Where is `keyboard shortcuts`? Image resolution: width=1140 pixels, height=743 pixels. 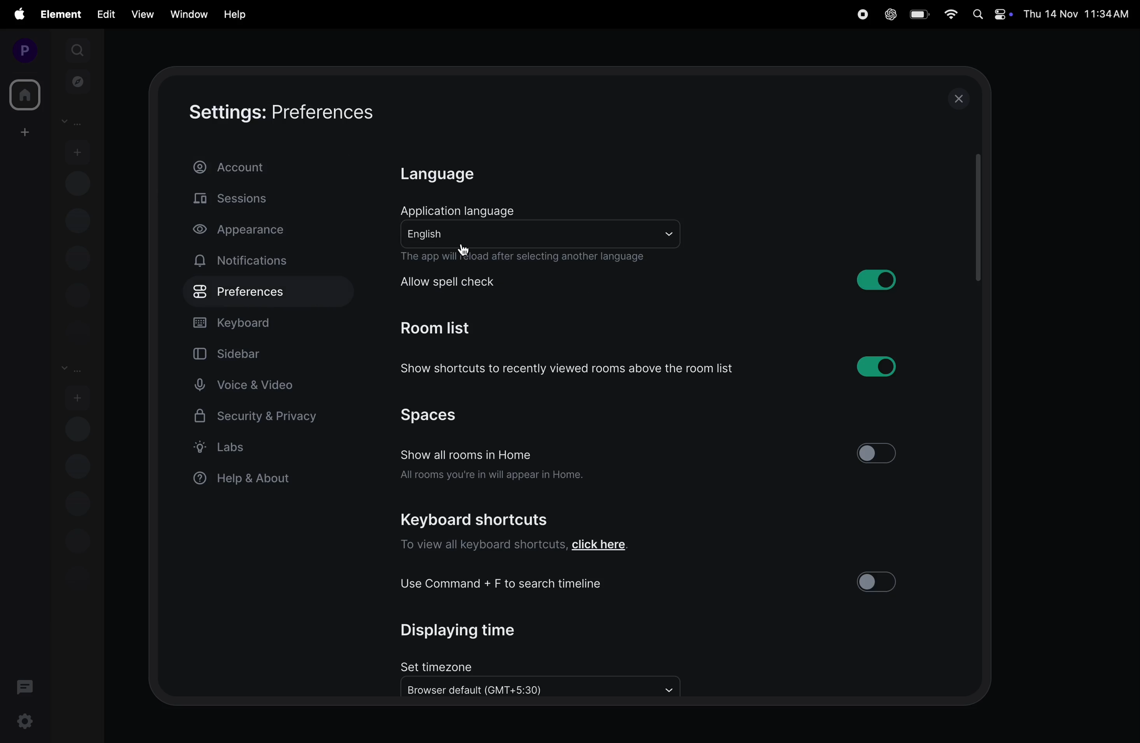
keyboard shortcuts is located at coordinates (490, 522).